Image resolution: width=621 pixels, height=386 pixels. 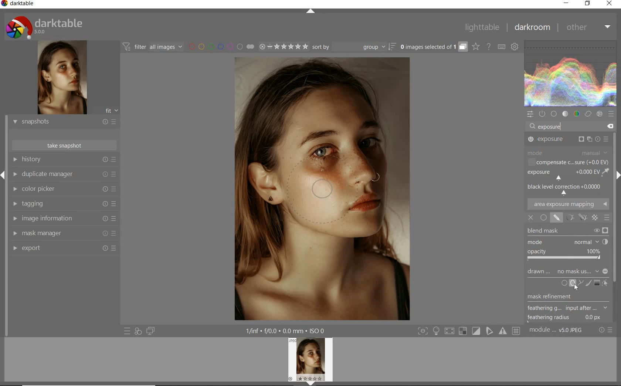 I want to click on image information, so click(x=64, y=218).